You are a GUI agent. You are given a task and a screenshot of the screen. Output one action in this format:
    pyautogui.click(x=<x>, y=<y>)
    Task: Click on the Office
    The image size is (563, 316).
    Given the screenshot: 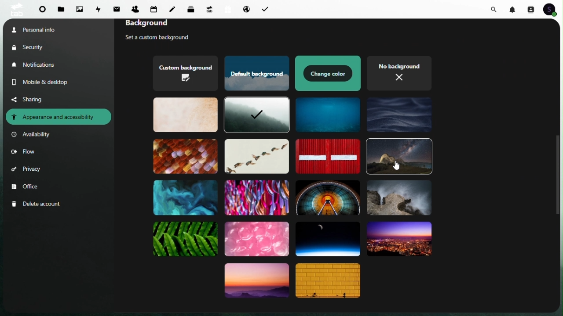 What is the action you would take?
    pyautogui.click(x=27, y=187)
    